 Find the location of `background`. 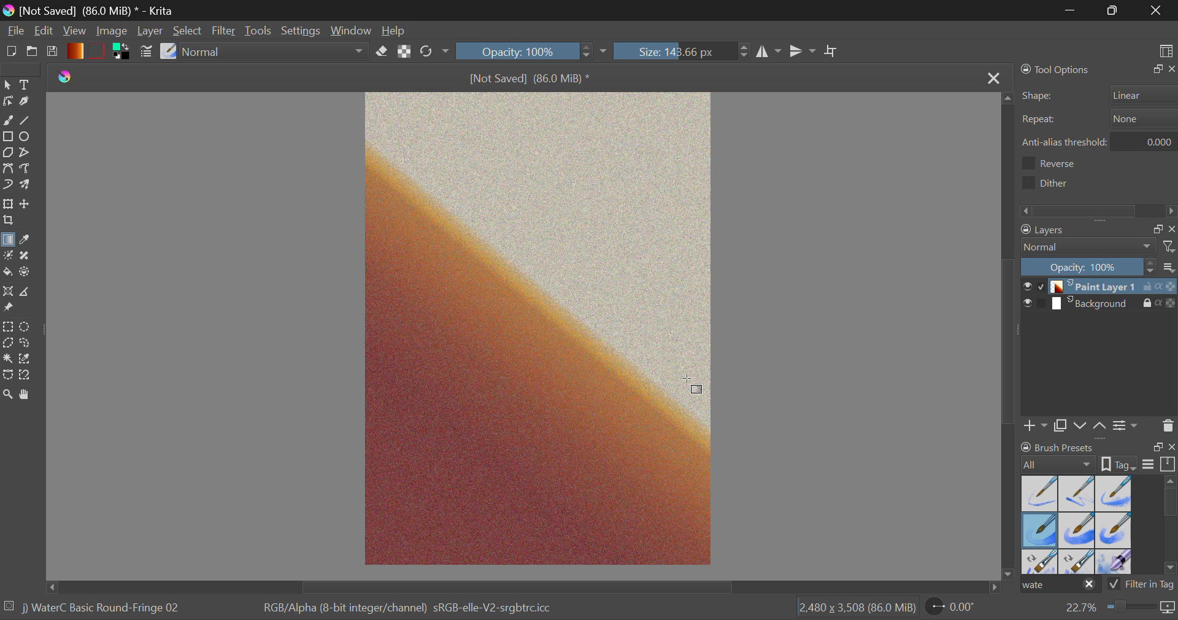

background is located at coordinates (1096, 304).